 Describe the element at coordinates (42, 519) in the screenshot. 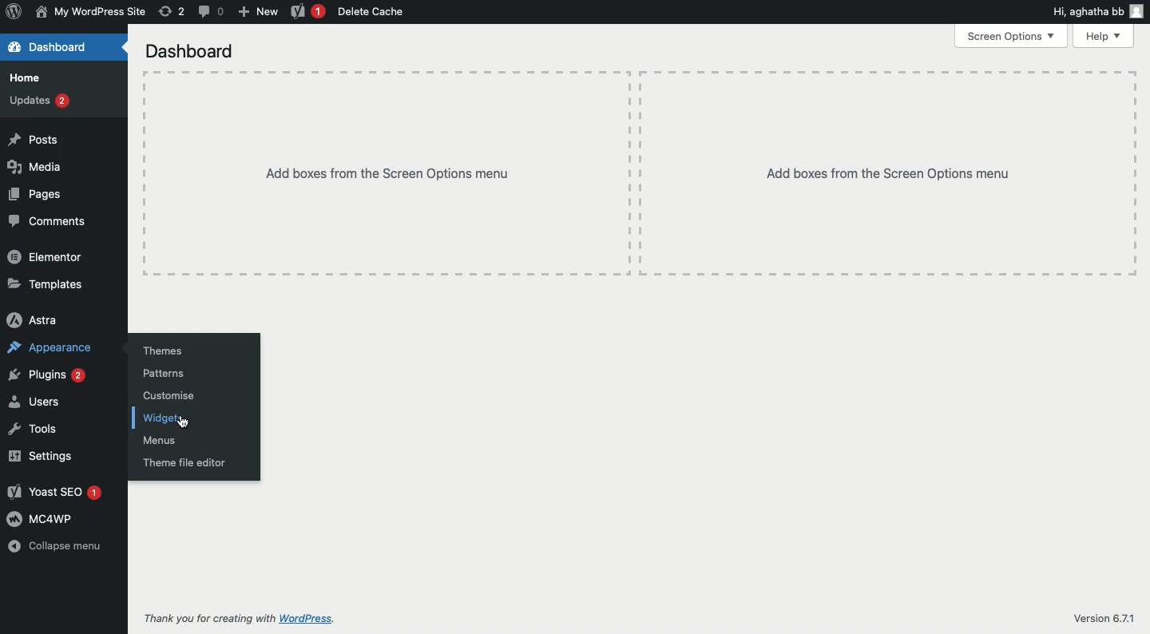

I see `MC4WP` at that location.